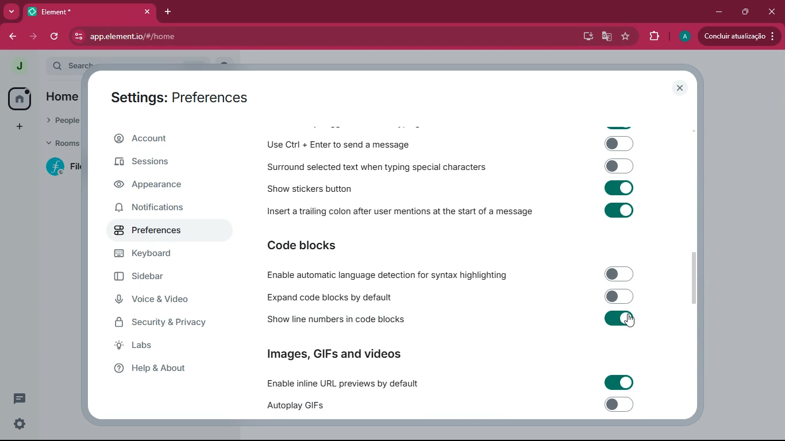 The height and width of the screenshot is (441, 785). Describe the element at coordinates (161, 301) in the screenshot. I see `voice & video` at that location.